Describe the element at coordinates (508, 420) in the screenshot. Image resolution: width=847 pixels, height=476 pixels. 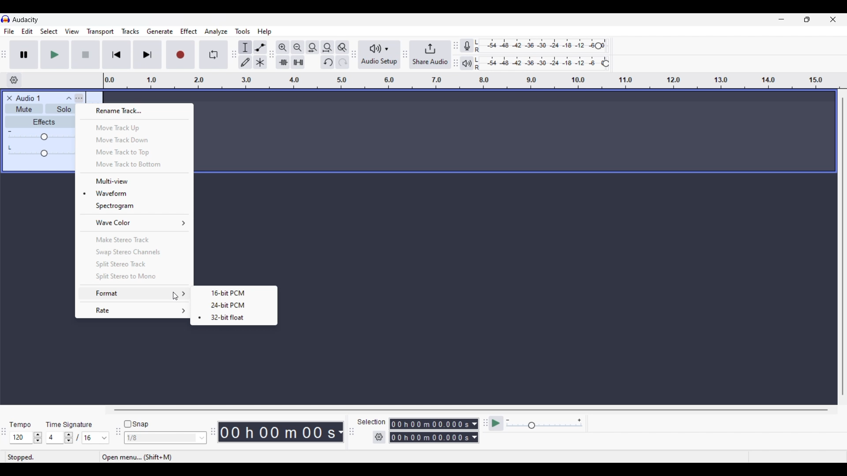
I see `Decrease playback speed to minimum` at that location.